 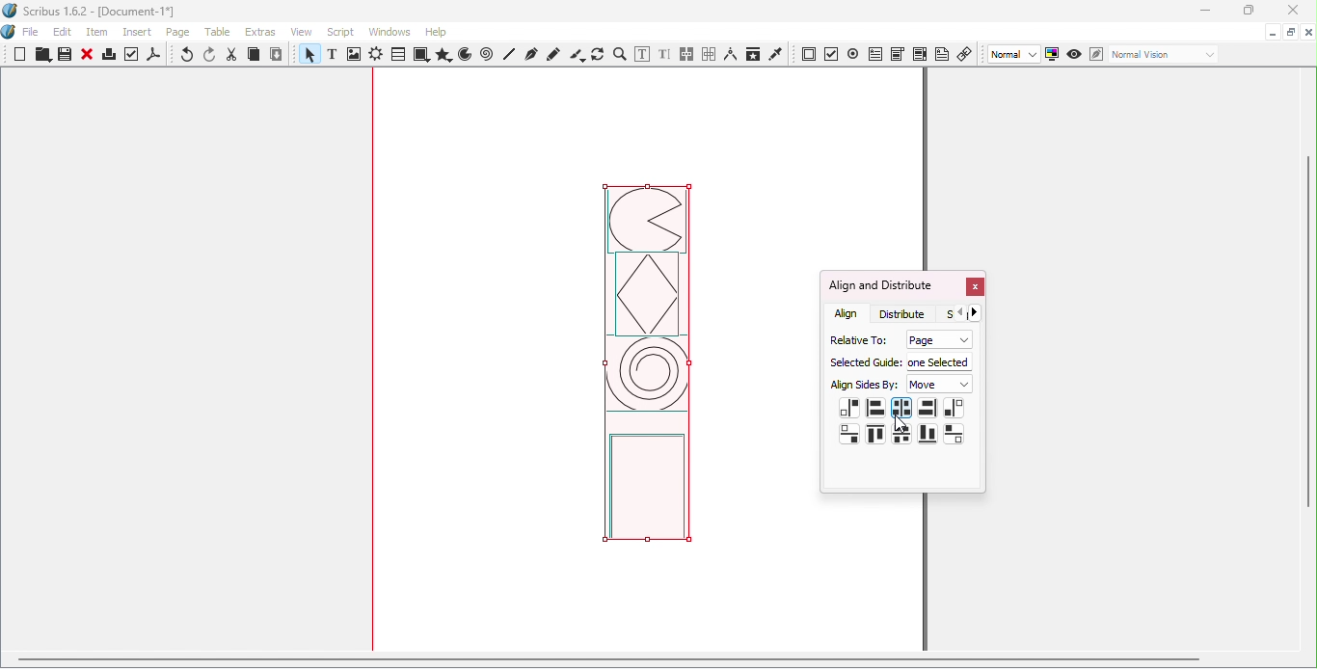 What do you see at coordinates (232, 55) in the screenshot?
I see `Cut` at bounding box center [232, 55].